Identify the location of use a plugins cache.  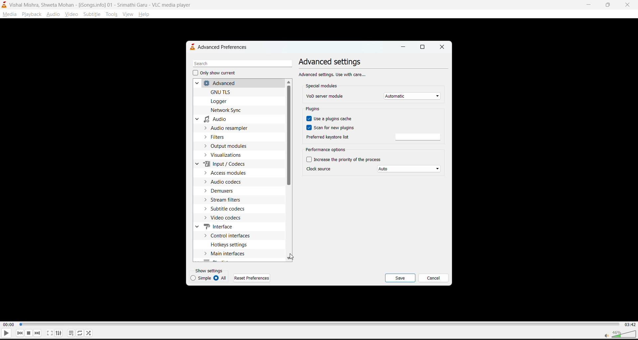
(330, 118).